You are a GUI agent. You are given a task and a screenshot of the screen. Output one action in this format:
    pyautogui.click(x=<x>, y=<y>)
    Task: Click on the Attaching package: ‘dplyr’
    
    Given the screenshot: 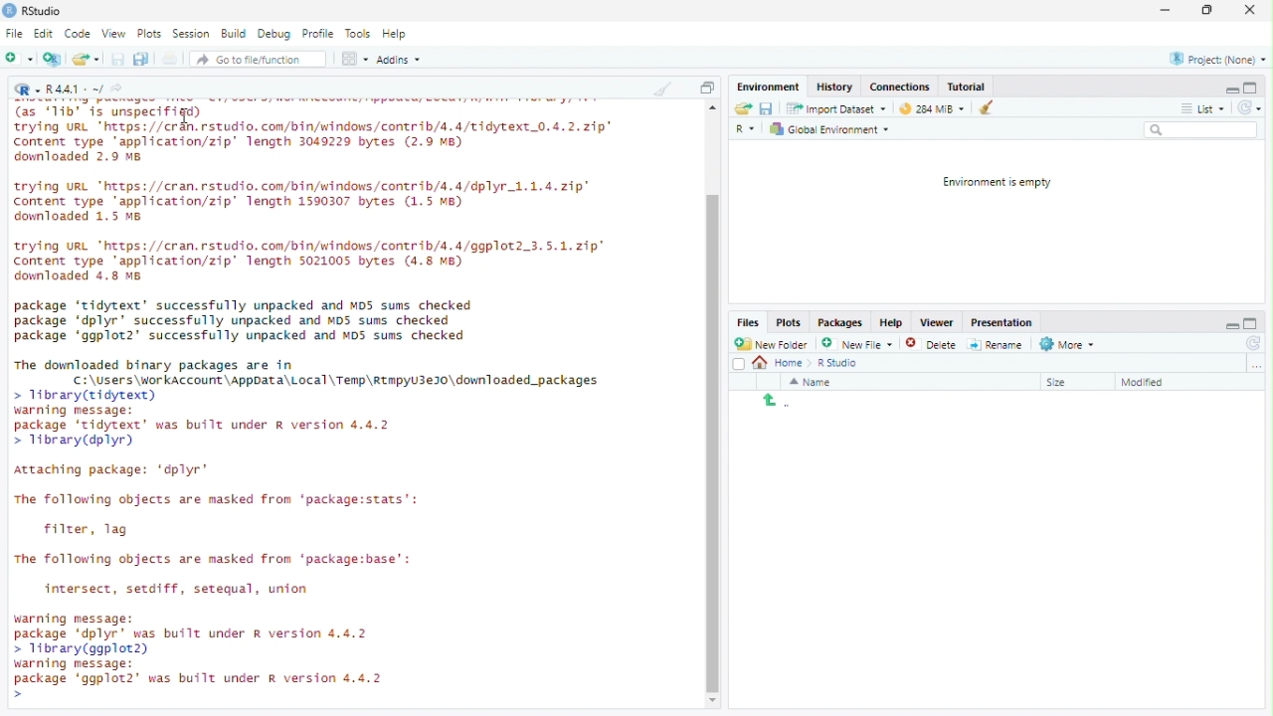 What is the action you would take?
    pyautogui.click(x=112, y=471)
    